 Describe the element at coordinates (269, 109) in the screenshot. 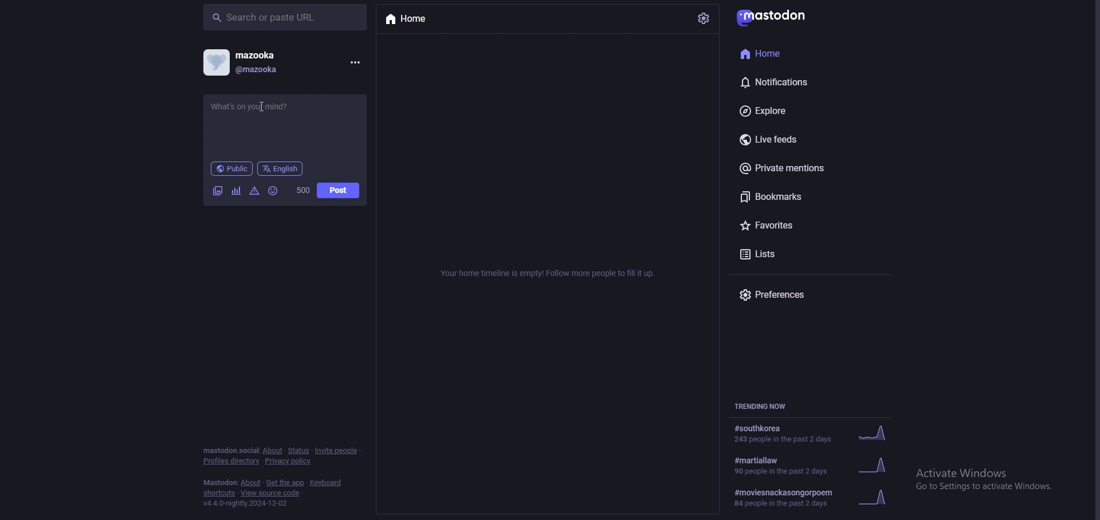

I see `Cursor` at that location.